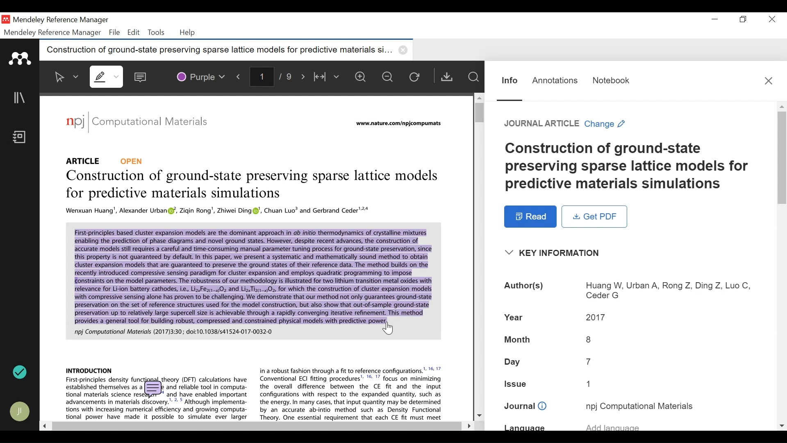 This screenshot has height=443, width=787. I want to click on Horizontal Scroll bar, so click(255, 426).